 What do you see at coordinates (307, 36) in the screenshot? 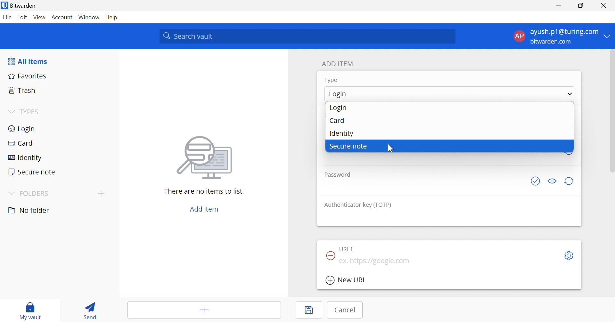
I see `Search vault` at bounding box center [307, 36].